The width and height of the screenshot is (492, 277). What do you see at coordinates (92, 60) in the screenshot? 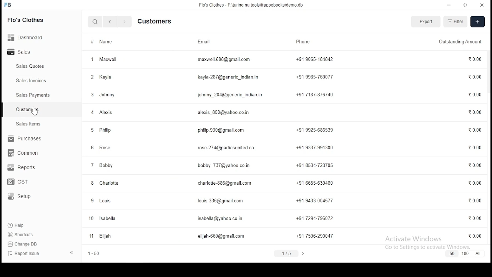
I see `1` at bounding box center [92, 60].